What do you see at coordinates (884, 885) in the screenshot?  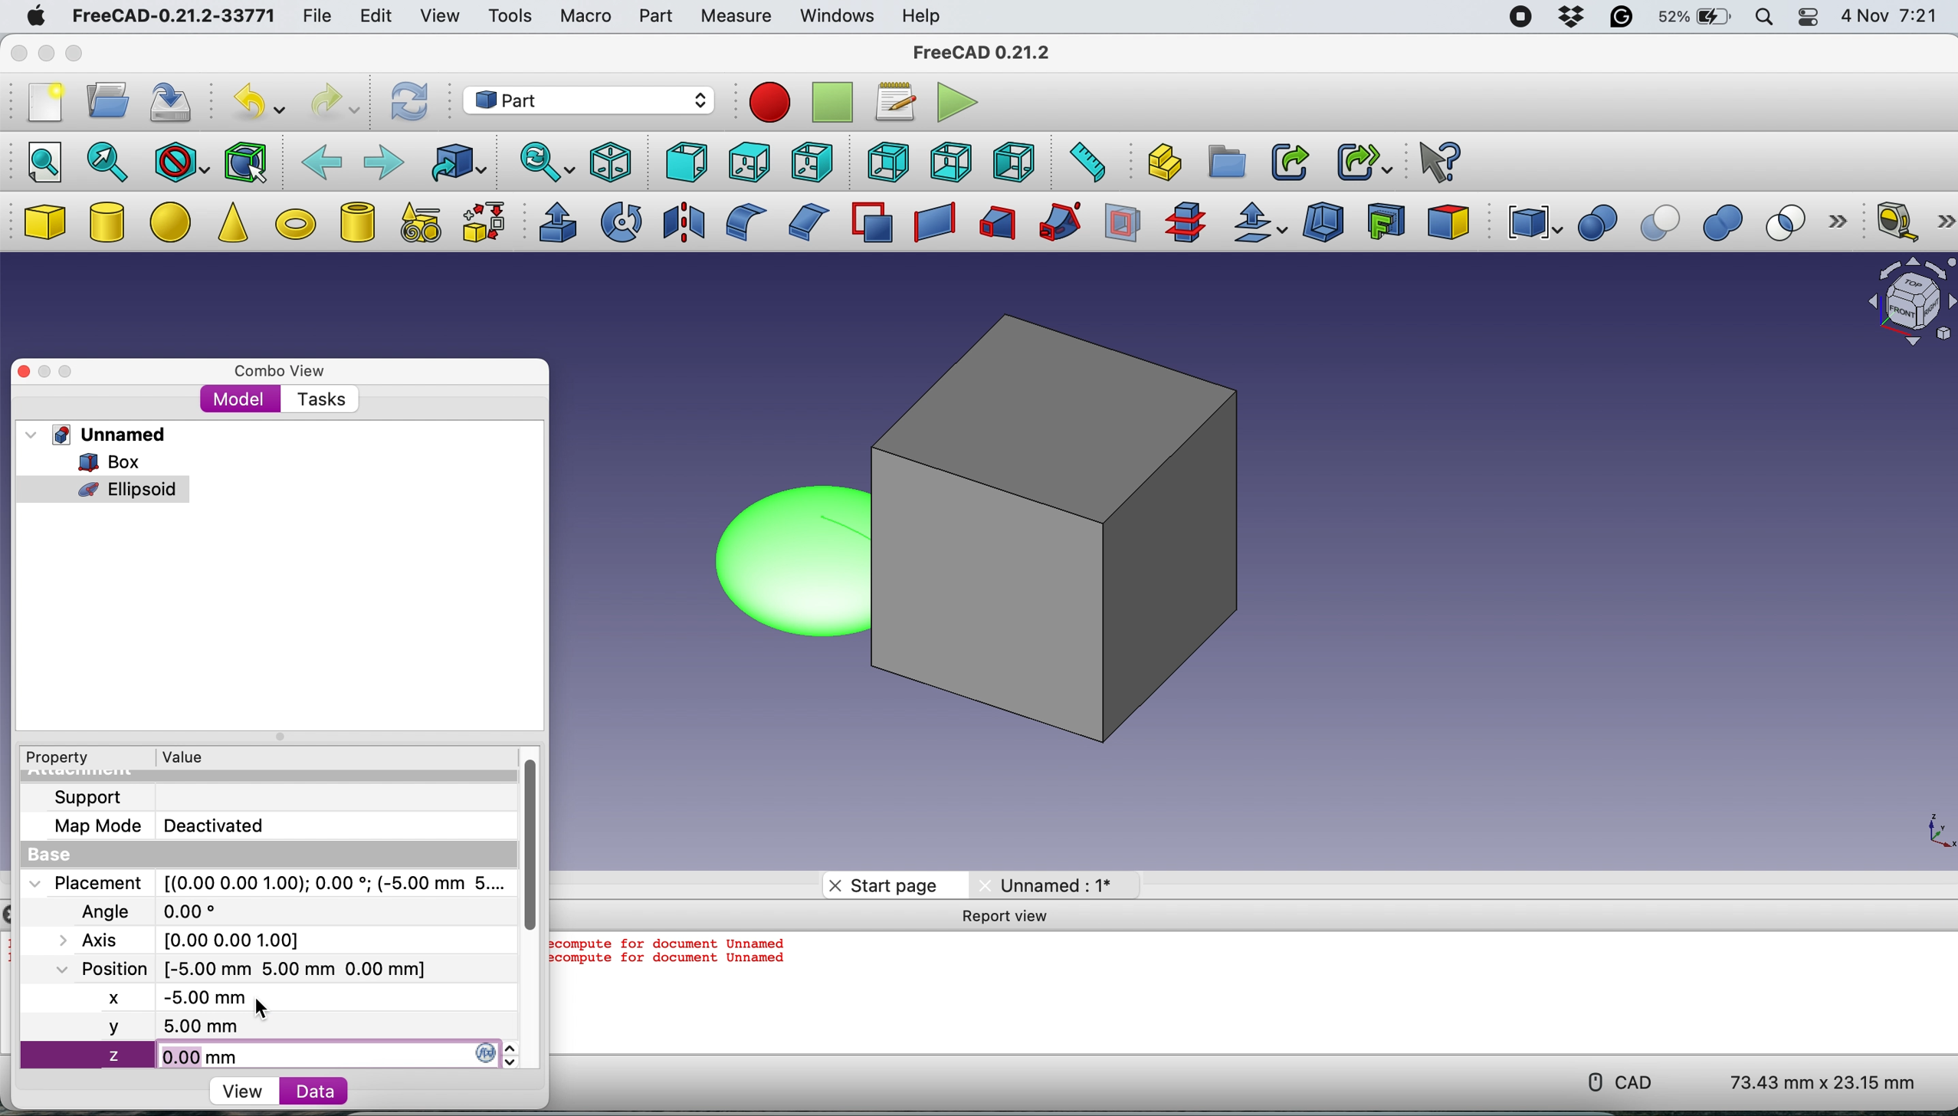 I see `start page` at bounding box center [884, 885].